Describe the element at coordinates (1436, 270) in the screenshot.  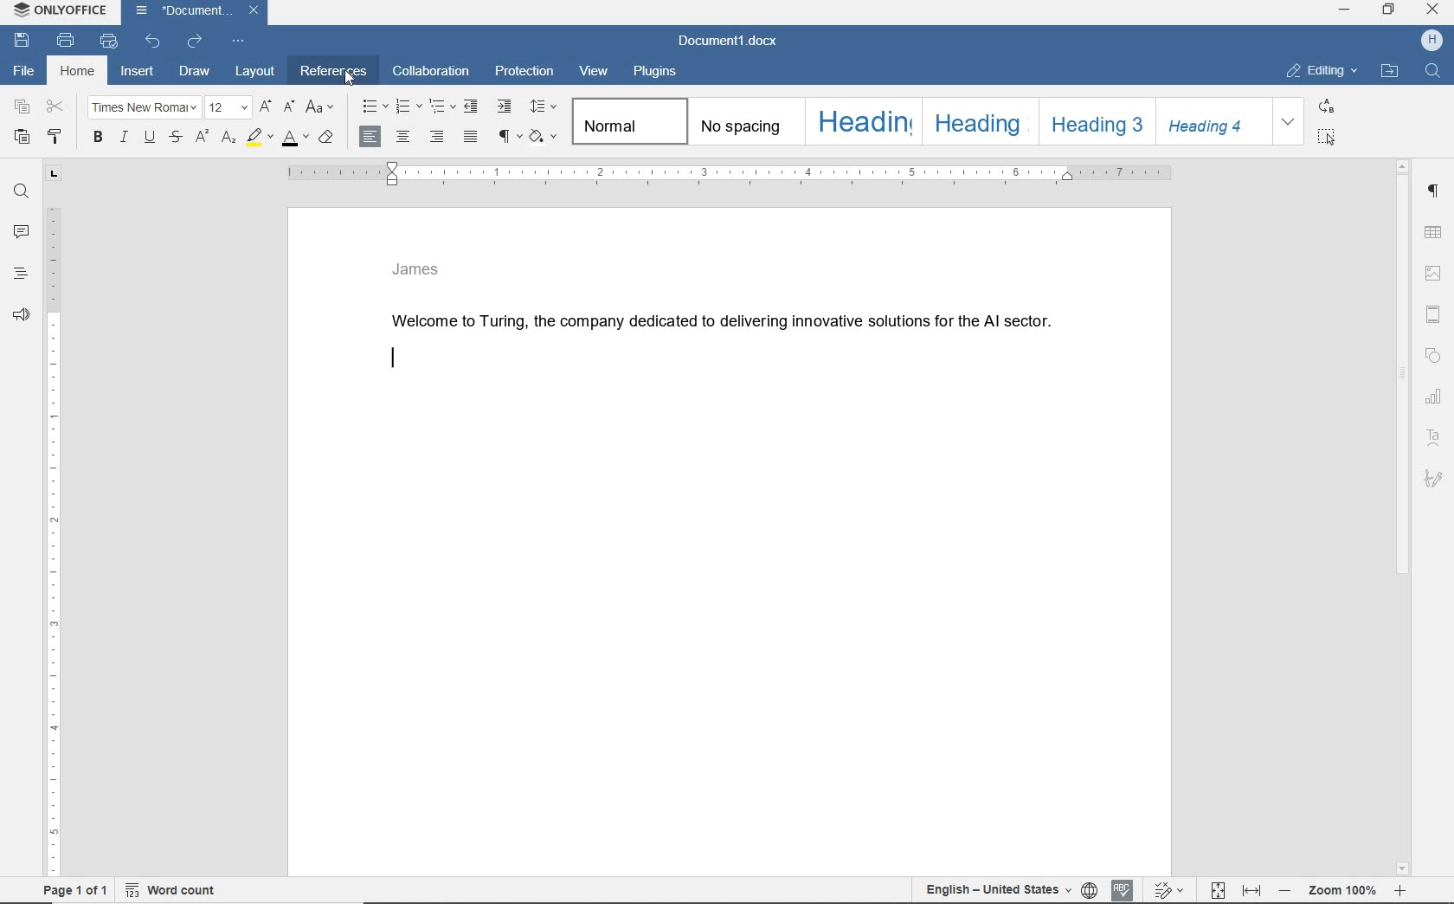
I see `image` at that location.